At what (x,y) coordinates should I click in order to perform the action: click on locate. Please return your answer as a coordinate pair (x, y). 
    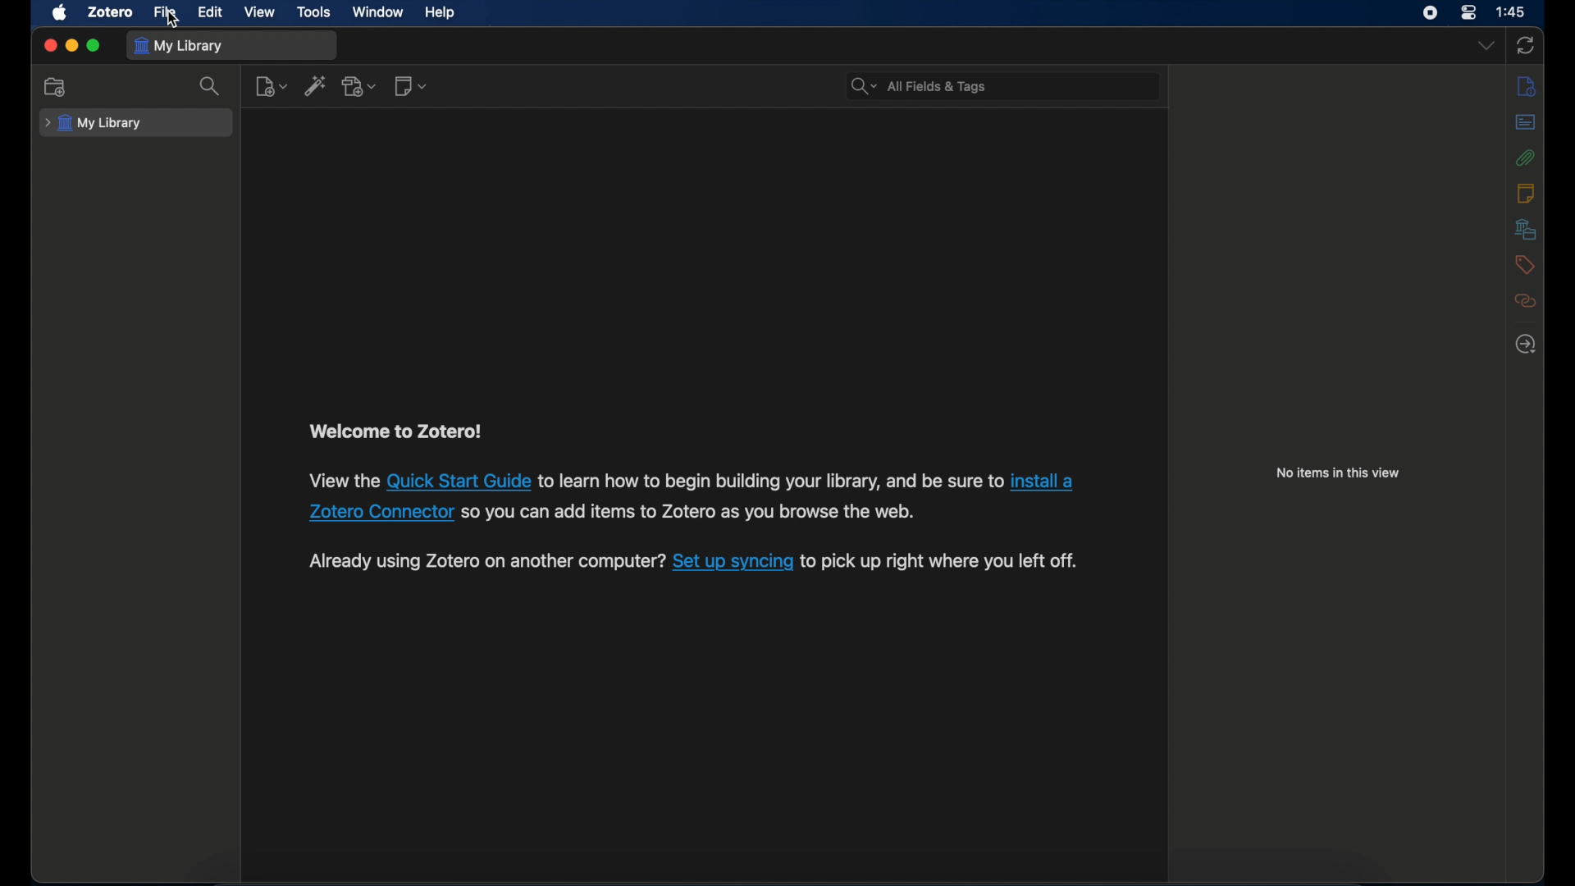
    Looking at the image, I should click on (1525, 345).